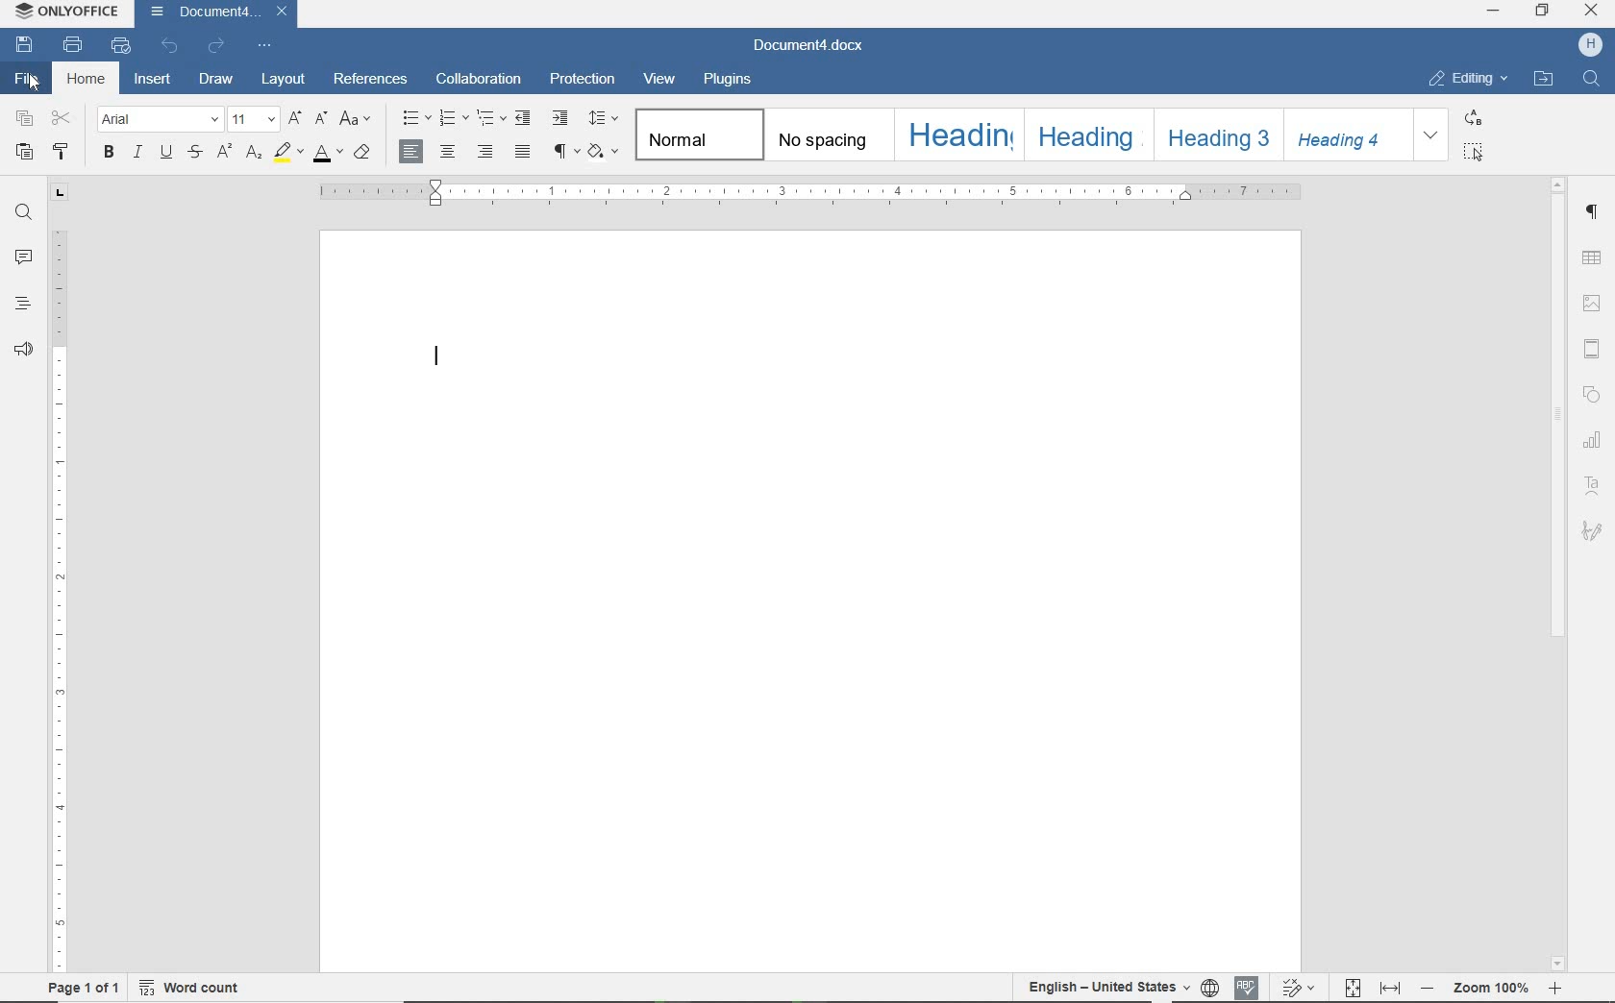 Image resolution: width=1615 pixels, height=1003 pixels. I want to click on decrement font size, so click(322, 120).